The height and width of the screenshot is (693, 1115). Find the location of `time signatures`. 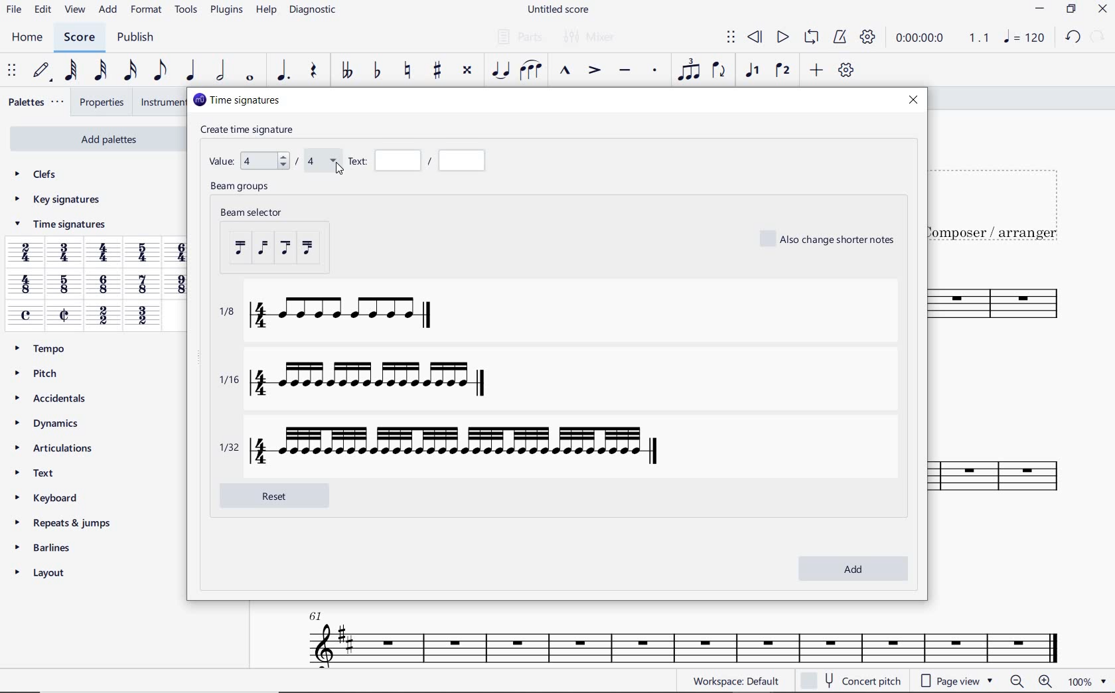

time signatures is located at coordinates (236, 100).